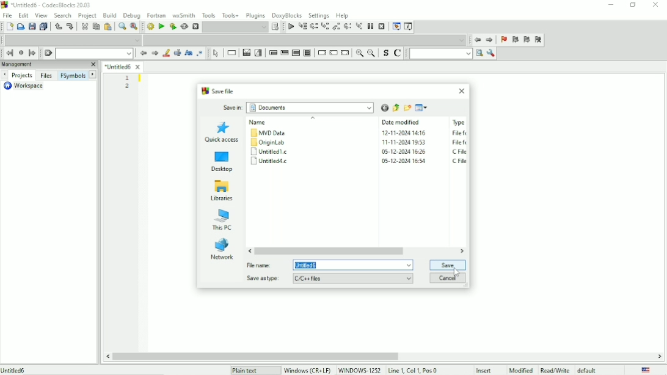  What do you see at coordinates (330, 250) in the screenshot?
I see `Horizontal scrollbar` at bounding box center [330, 250].